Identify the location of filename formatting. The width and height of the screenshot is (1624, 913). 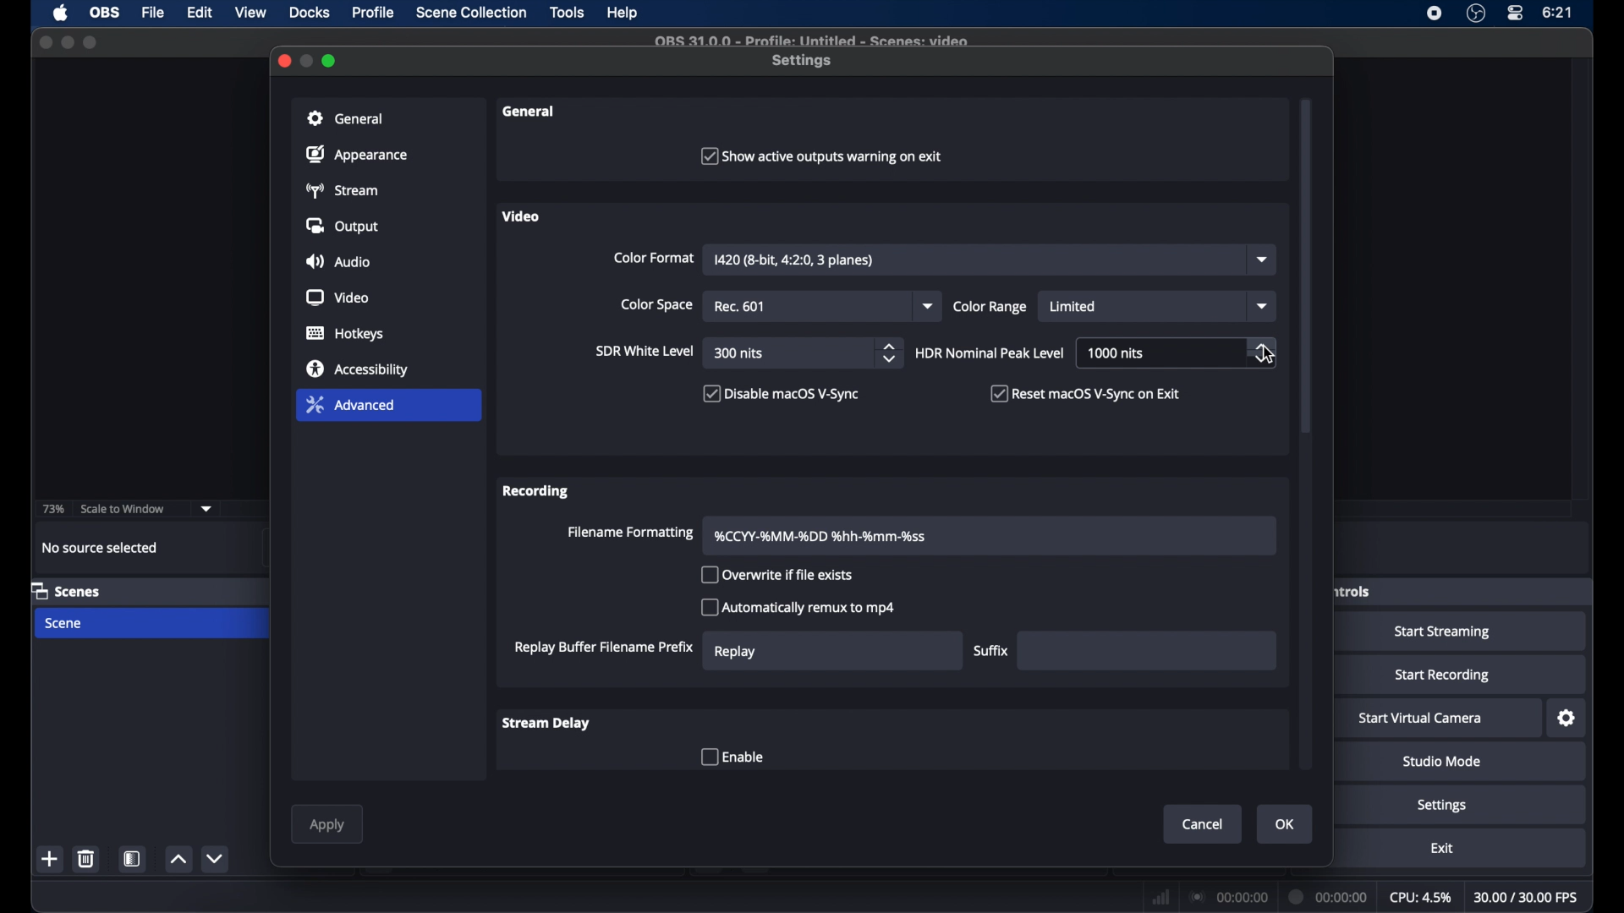
(821, 536).